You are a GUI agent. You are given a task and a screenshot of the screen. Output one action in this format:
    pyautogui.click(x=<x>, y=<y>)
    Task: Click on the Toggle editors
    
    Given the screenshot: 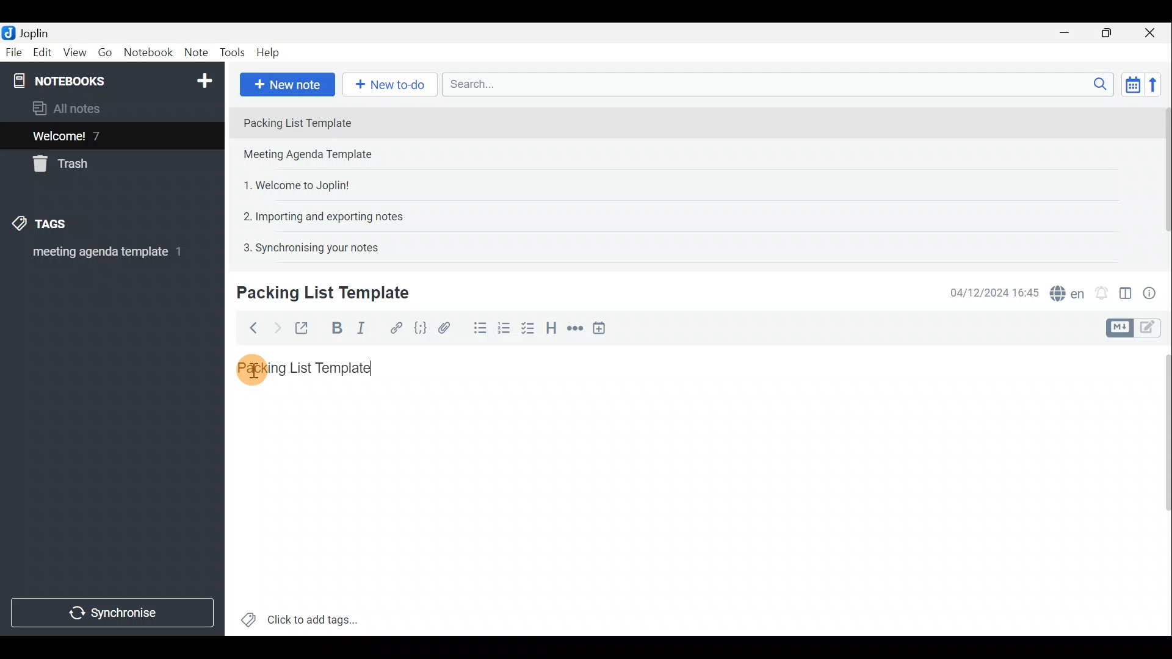 What is the action you would take?
    pyautogui.click(x=1154, y=329)
    